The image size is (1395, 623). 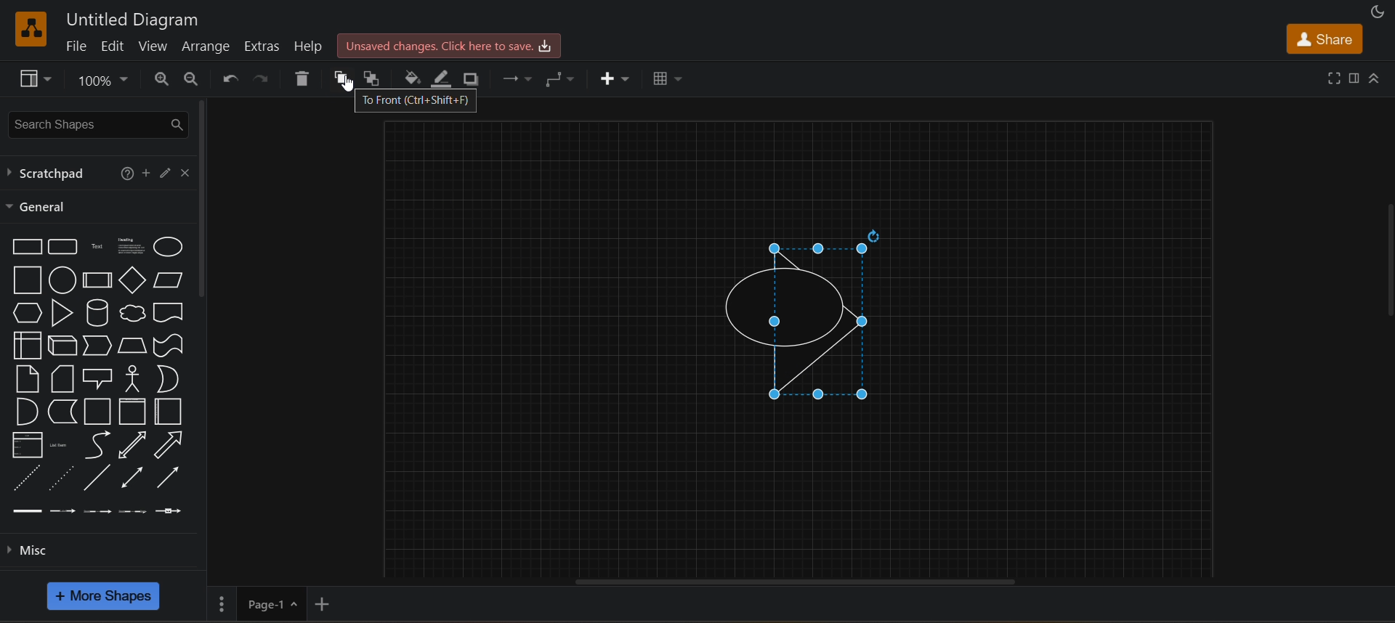 I want to click on format, so click(x=1352, y=76).